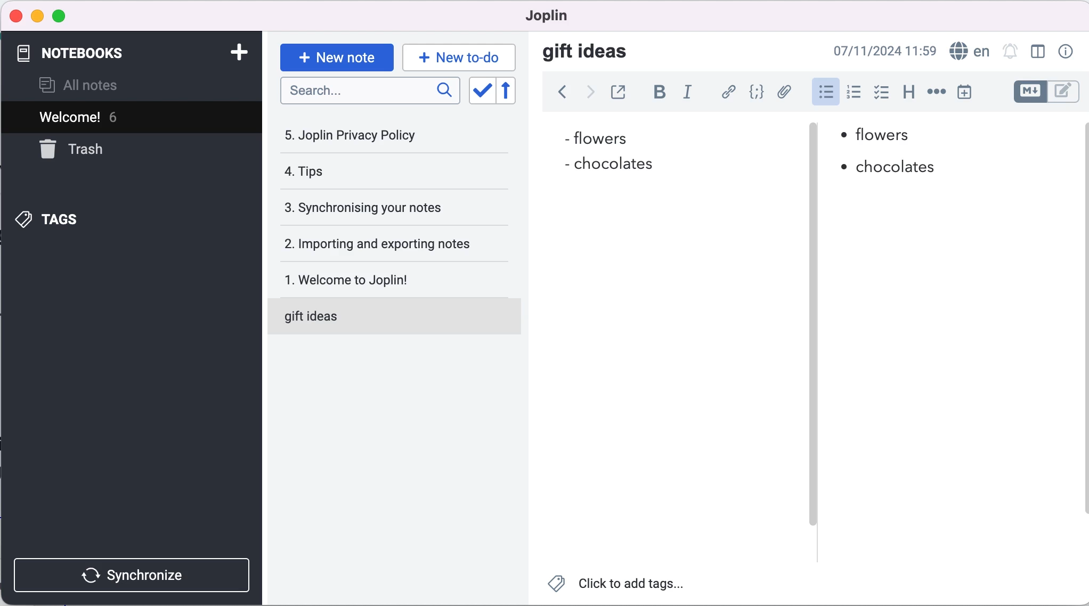 This screenshot has height=606, width=1089. I want to click on italic, so click(687, 93).